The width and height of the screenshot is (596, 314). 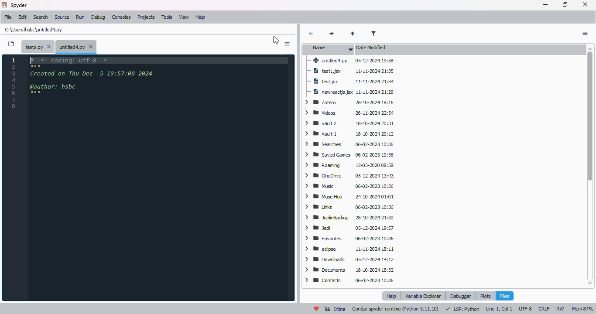 What do you see at coordinates (329, 49) in the screenshot?
I see `name` at bounding box center [329, 49].